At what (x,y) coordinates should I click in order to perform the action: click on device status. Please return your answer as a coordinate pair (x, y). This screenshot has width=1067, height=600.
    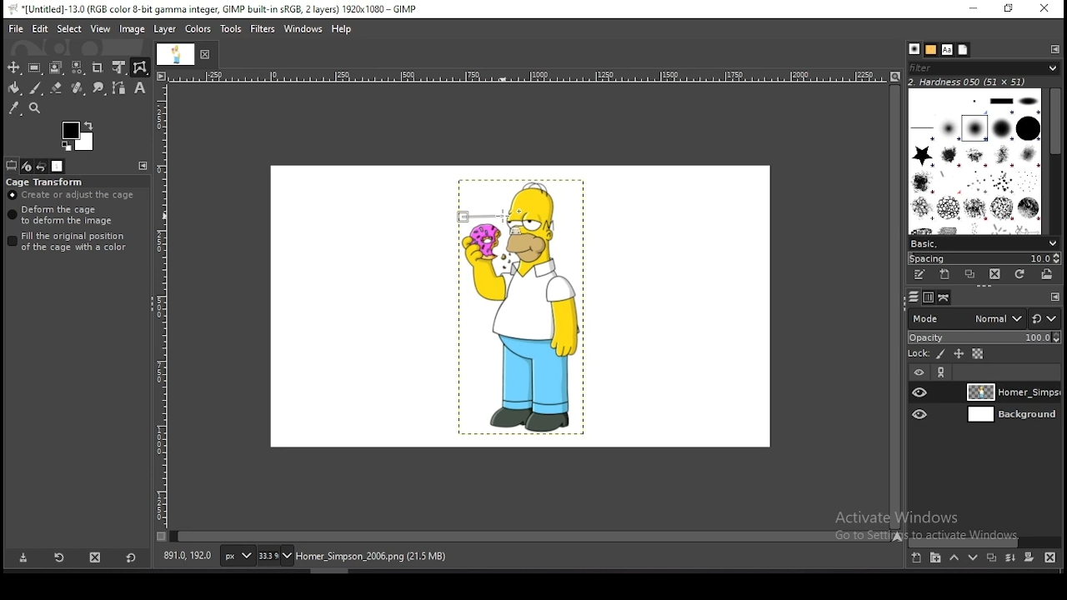
    Looking at the image, I should click on (26, 166).